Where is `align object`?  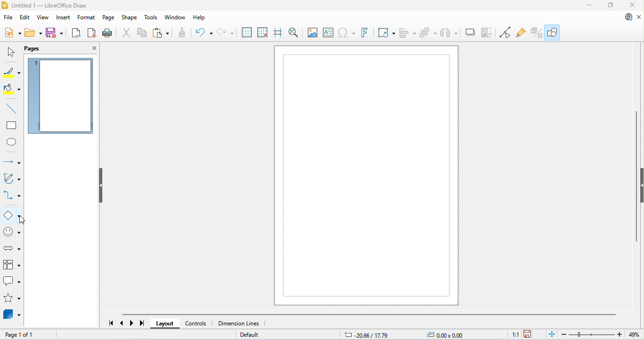
align object is located at coordinates (407, 33).